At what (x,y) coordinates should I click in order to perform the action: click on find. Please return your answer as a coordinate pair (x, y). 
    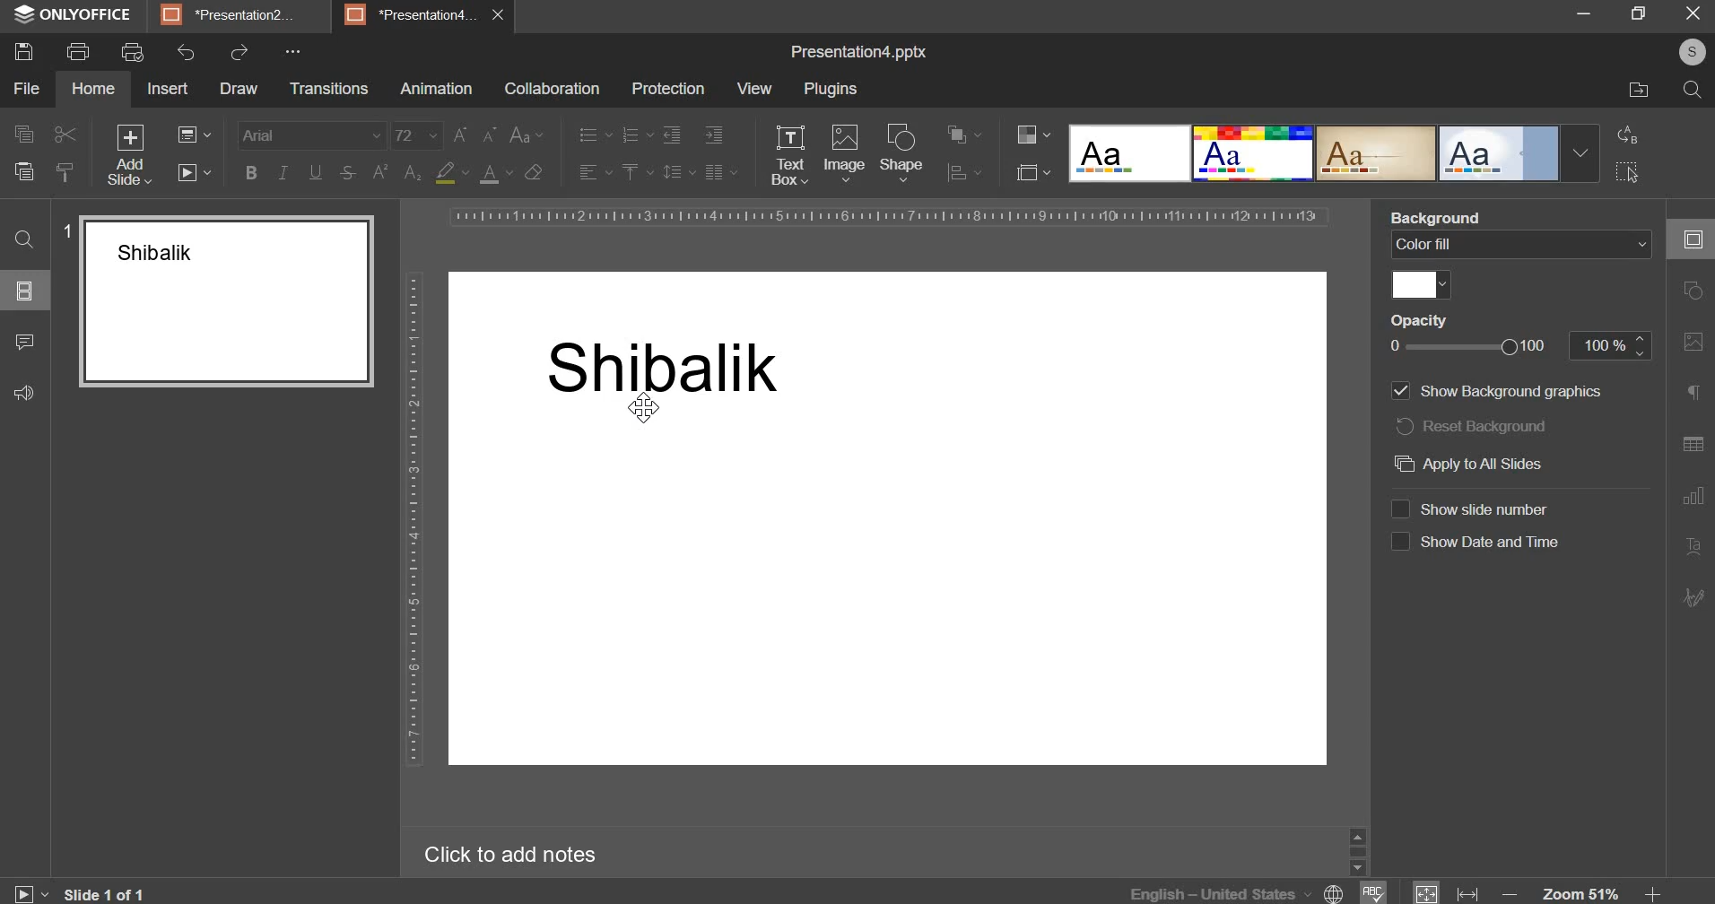
    Looking at the image, I should click on (25, 241).